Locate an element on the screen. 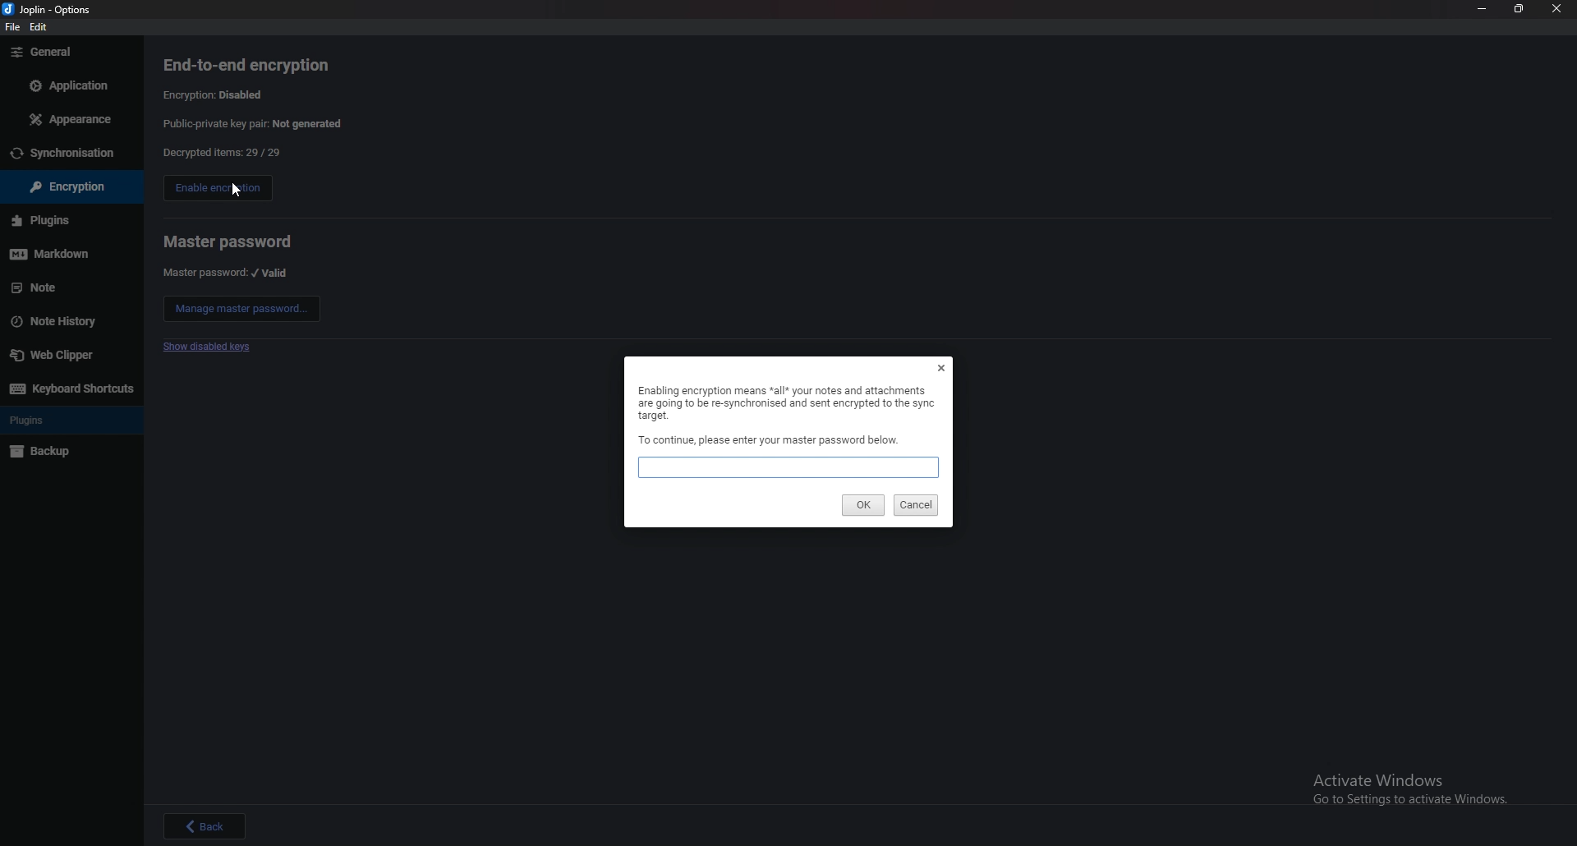 This screenshot has width=1577, height=846. Text is located at coordinates (770, 439).